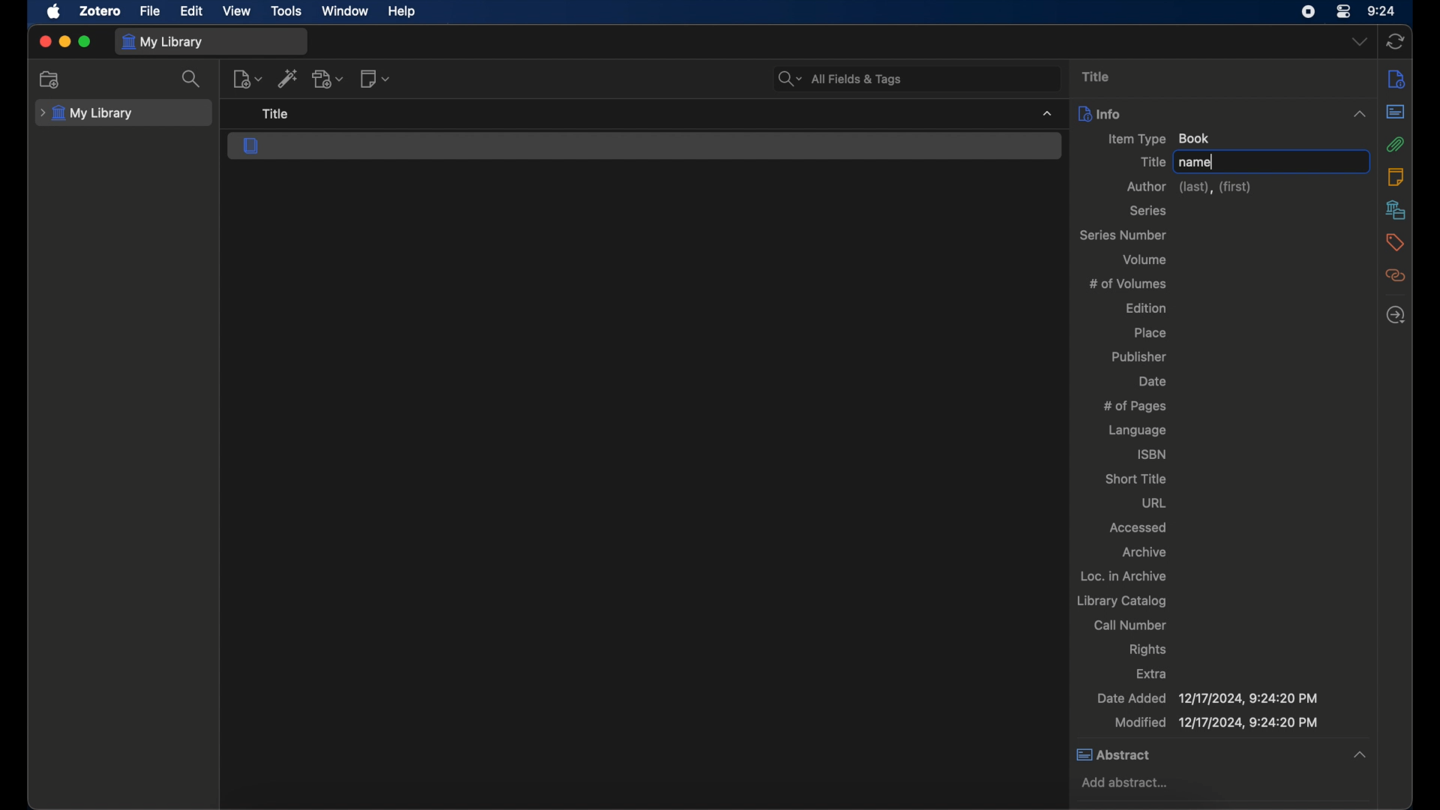 This screenshot has width=1440, height=810. I want to click on short title, so click(1135, 478).